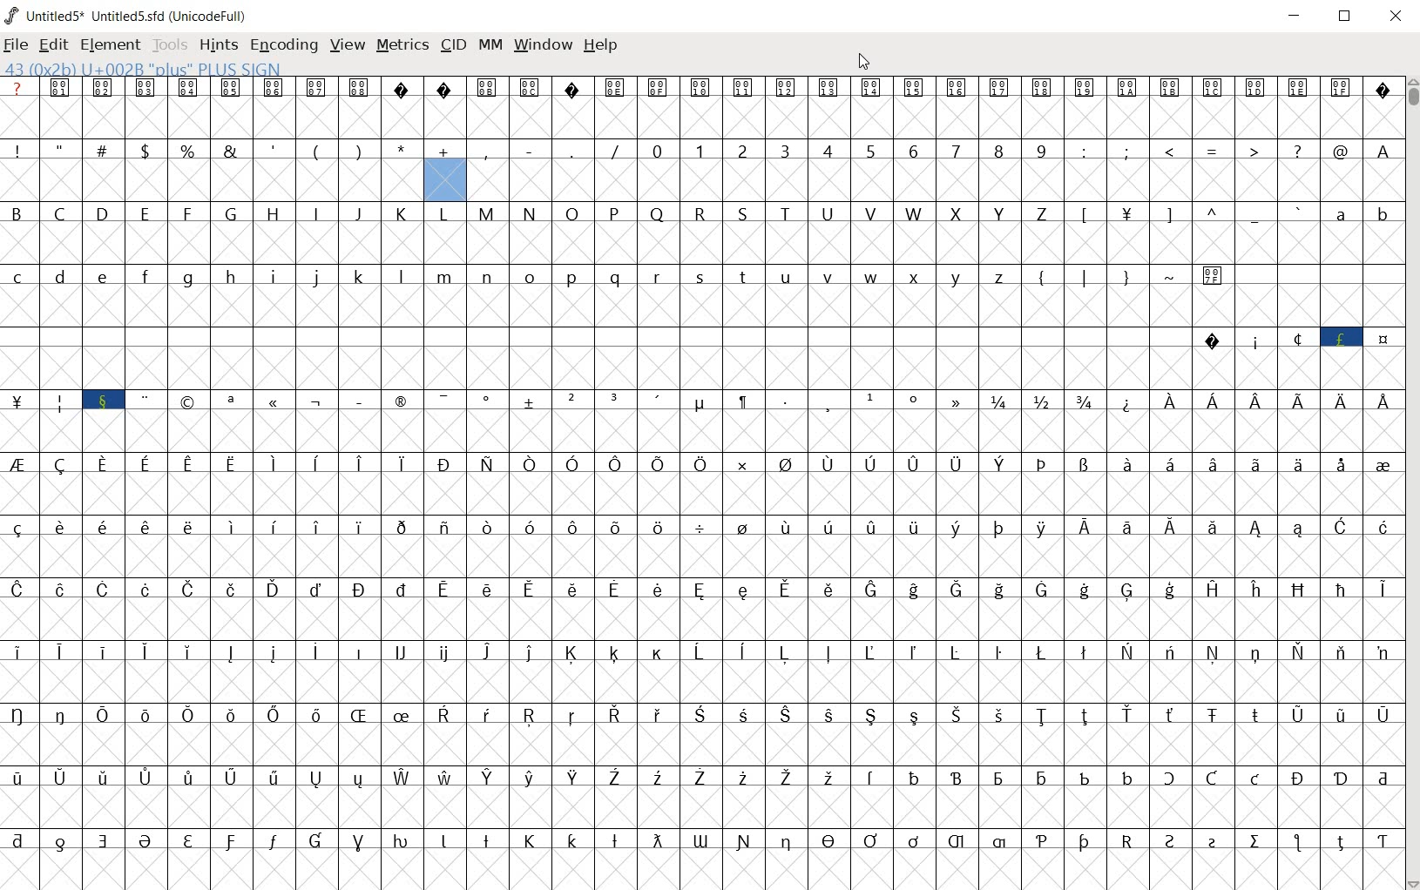 The image size is (1420, 890). Describe the element at coordinates (507, 423) in the screenshot. I see `special characters` at that location.